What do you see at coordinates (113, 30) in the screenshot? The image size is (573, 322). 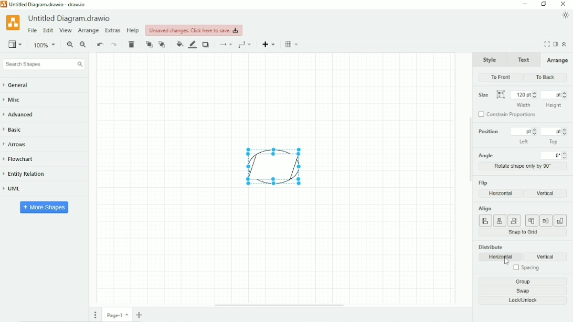 I see `Extras` at bounding box center [113, 30].